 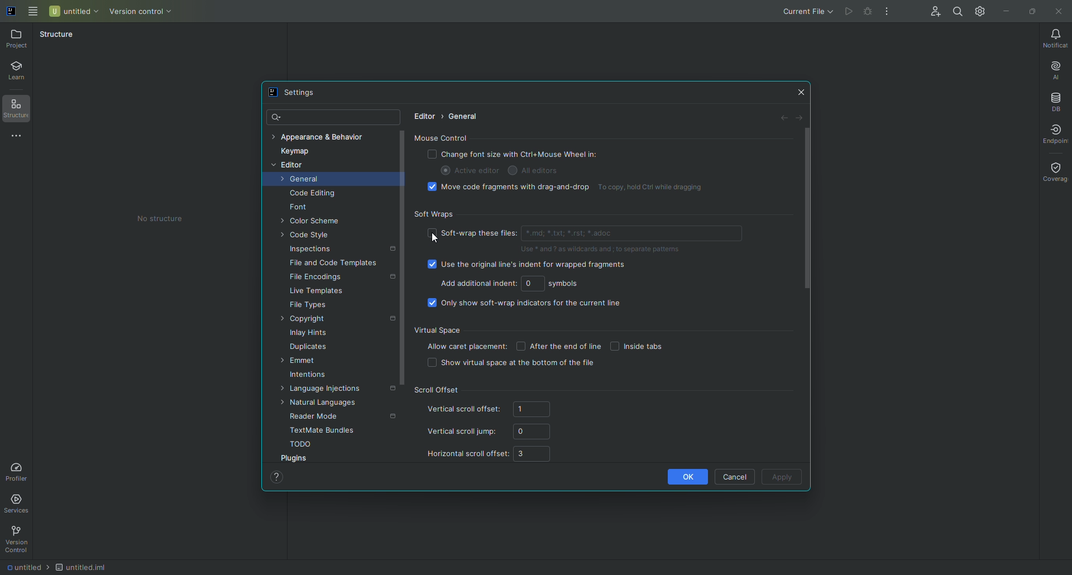 What do you see at coordinates (735, 476) in the screenshot?
I see `Cancel` at bounding box center [735, 476].